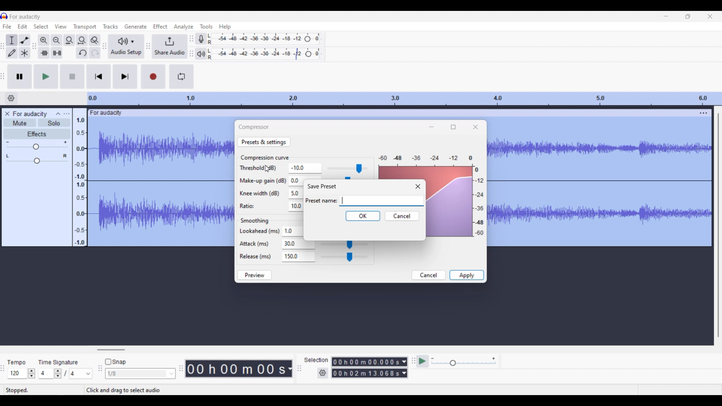 This screenshot has width=722, height=406. What do you see at coordinates (265, 39) in the screenshot?
I see `Recording level` at bounding box center [265, 39].